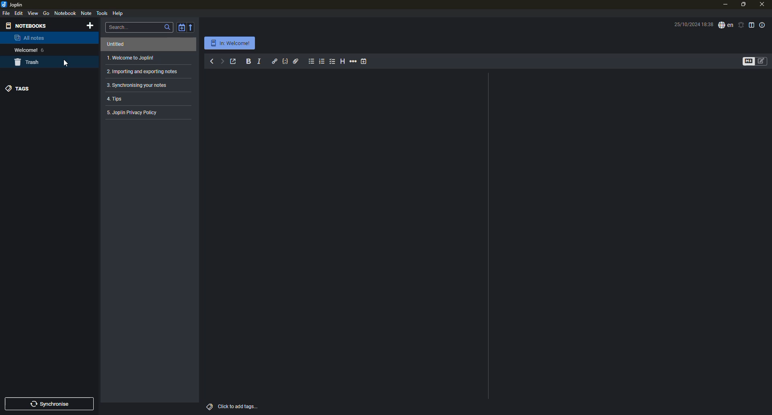  Describe the element at coordinates (131, 58) in the screenshot. I see `1. welcome to joplin` at that location.